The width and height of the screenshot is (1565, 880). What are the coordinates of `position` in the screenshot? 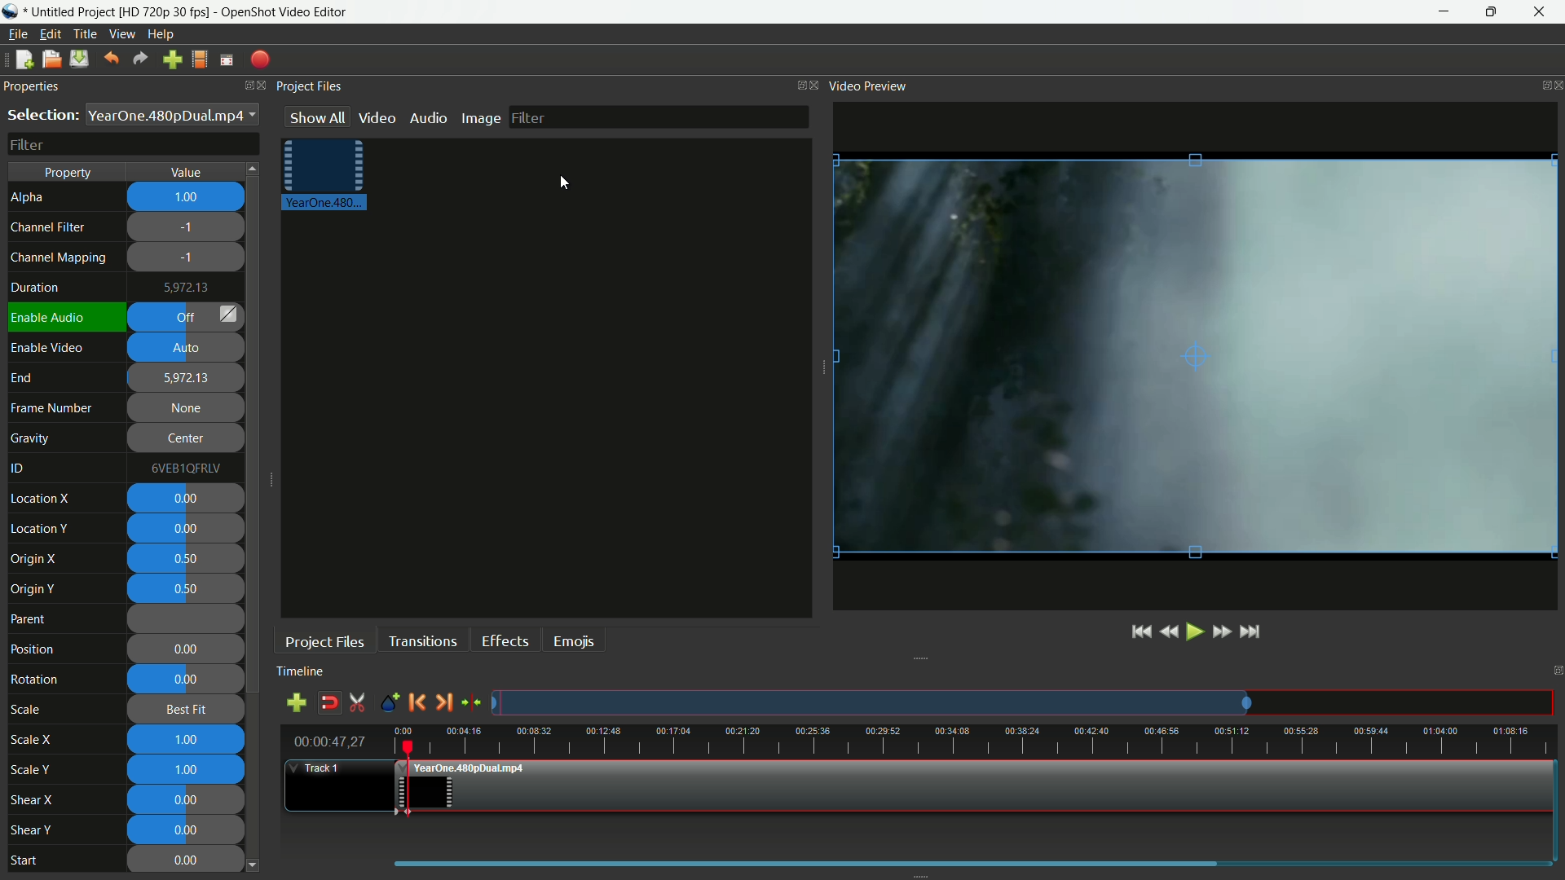 It's located at (33, 649).